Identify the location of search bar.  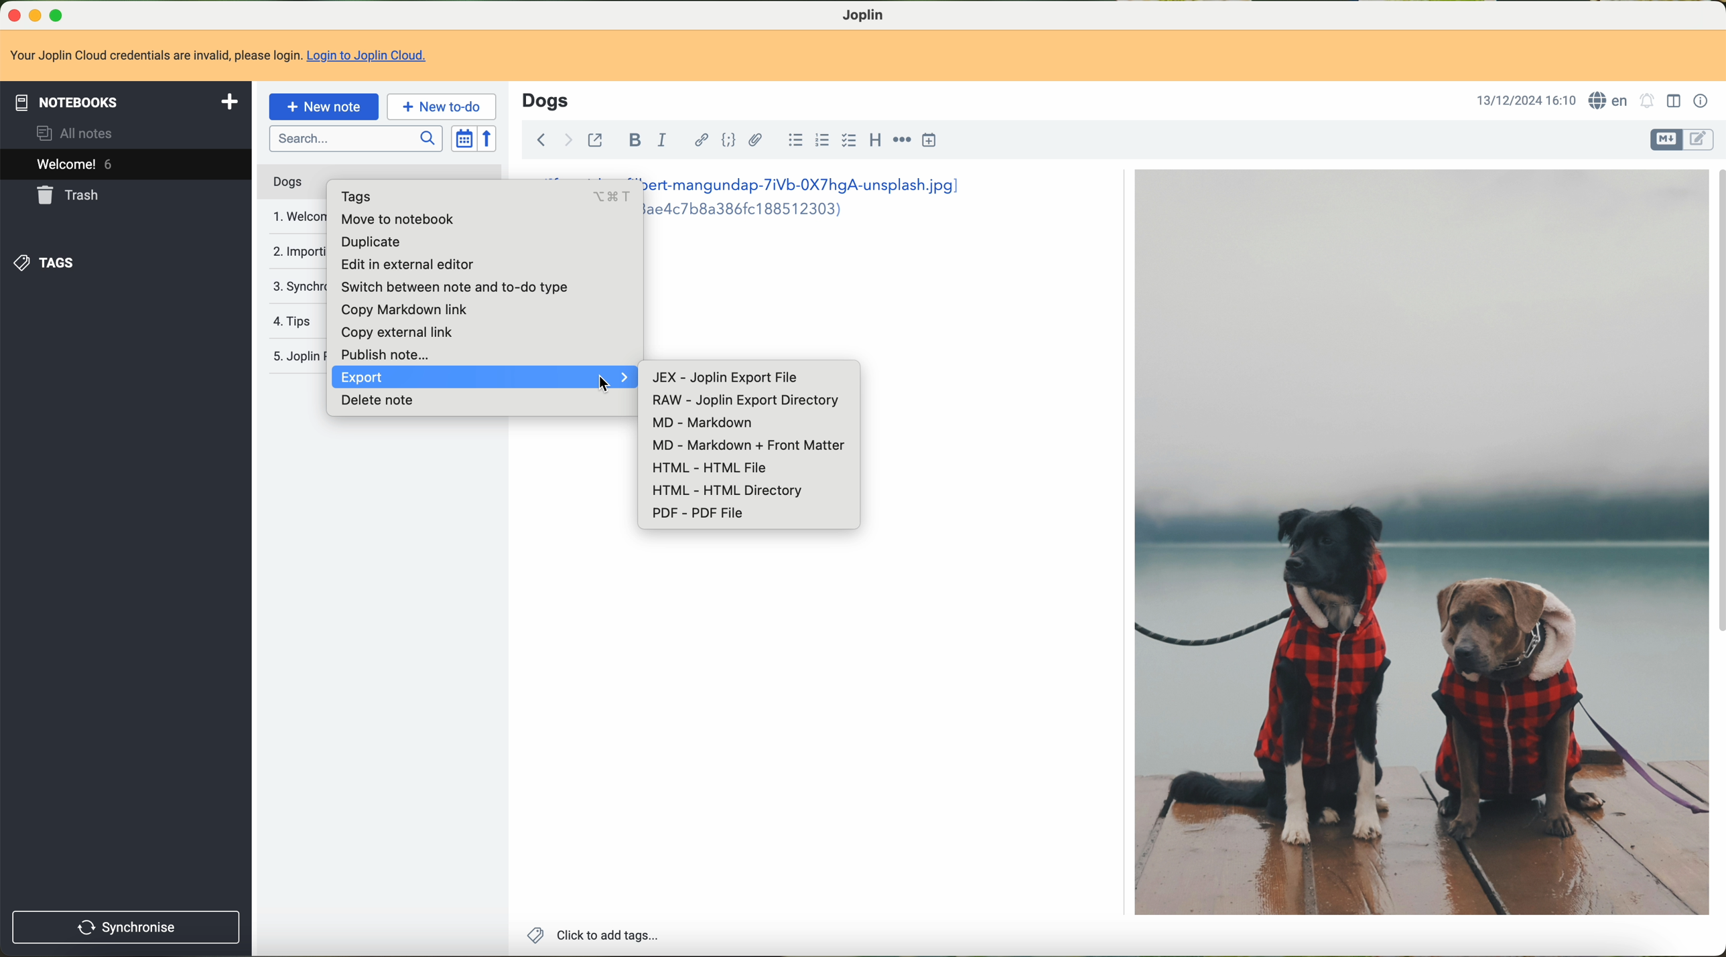
(356, 139).